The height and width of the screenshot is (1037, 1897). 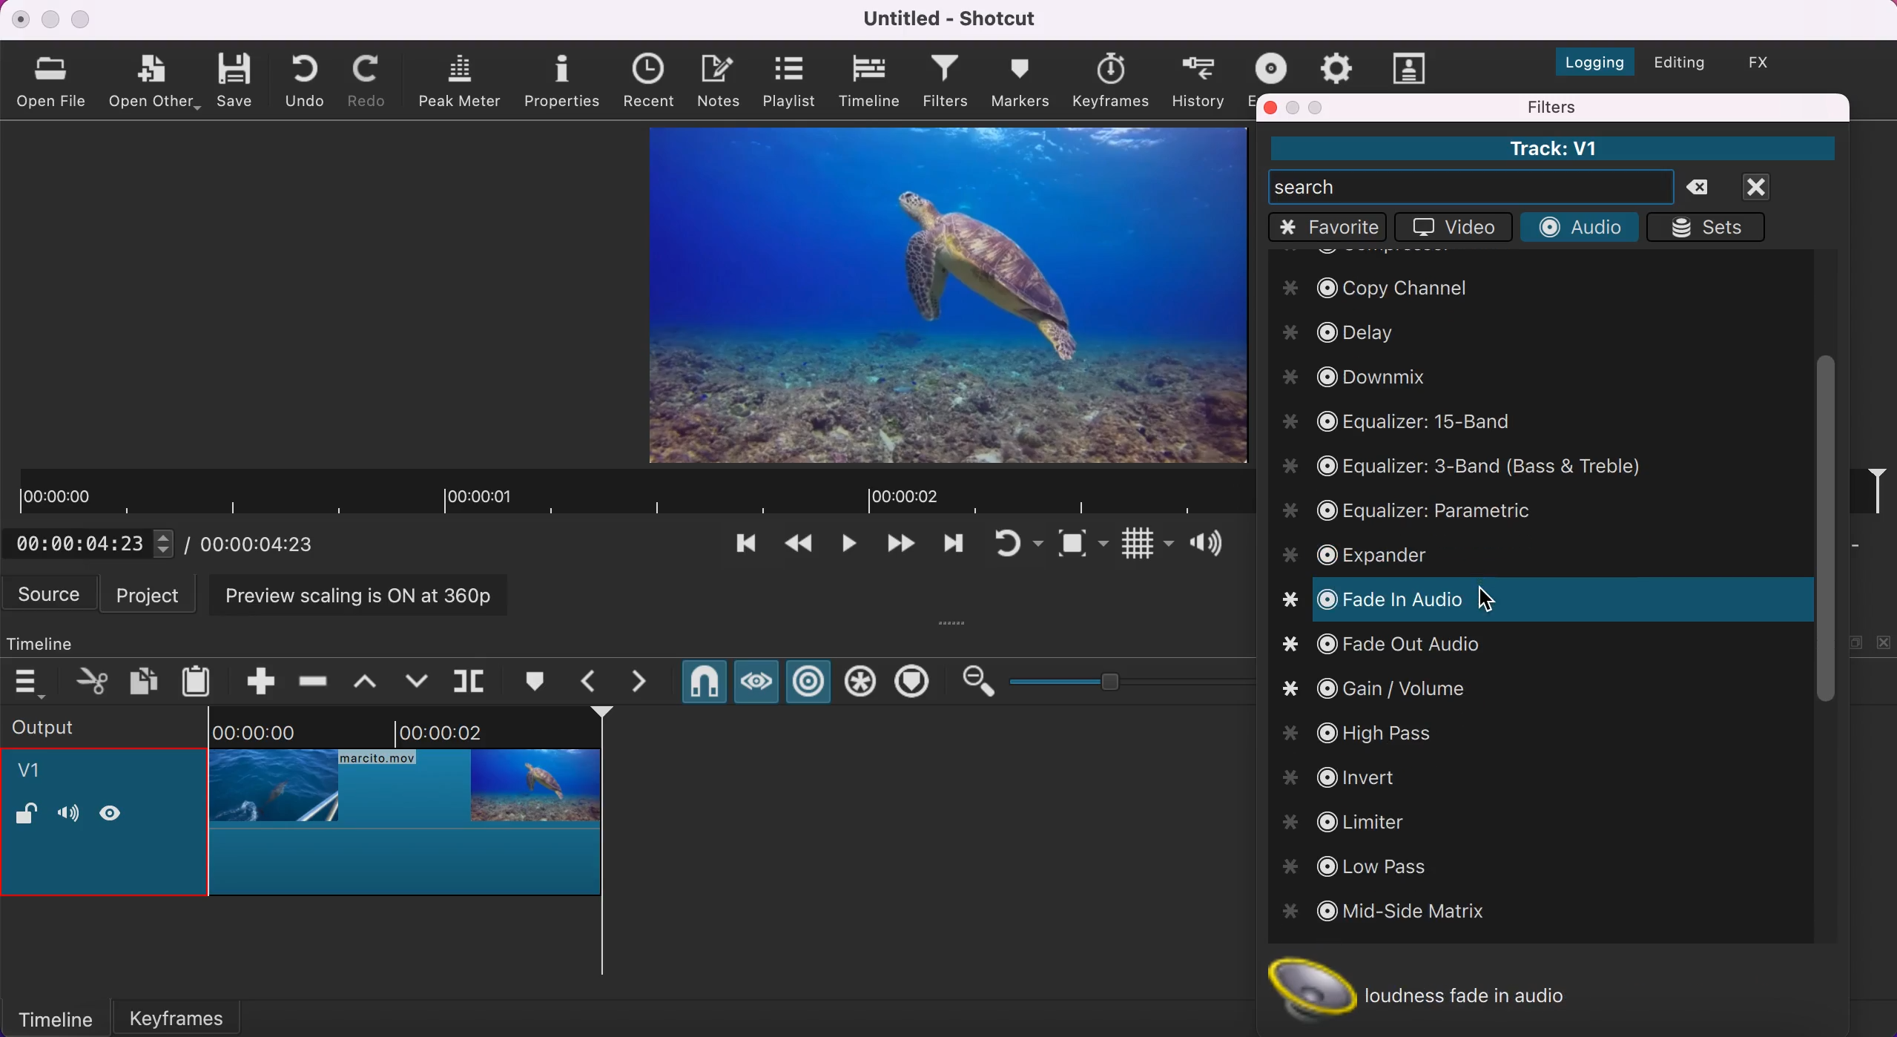 I want to click on fade in audio, so click(x=1370, y=599).